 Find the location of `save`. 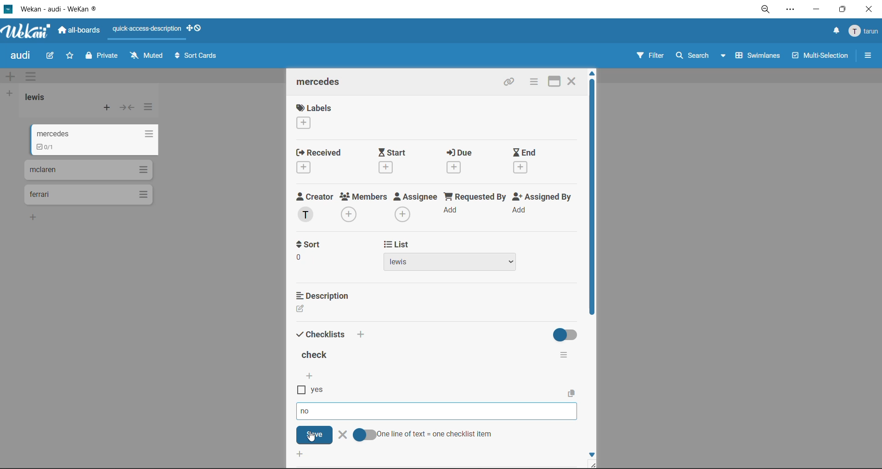

save is located at coordinates (315, 435).